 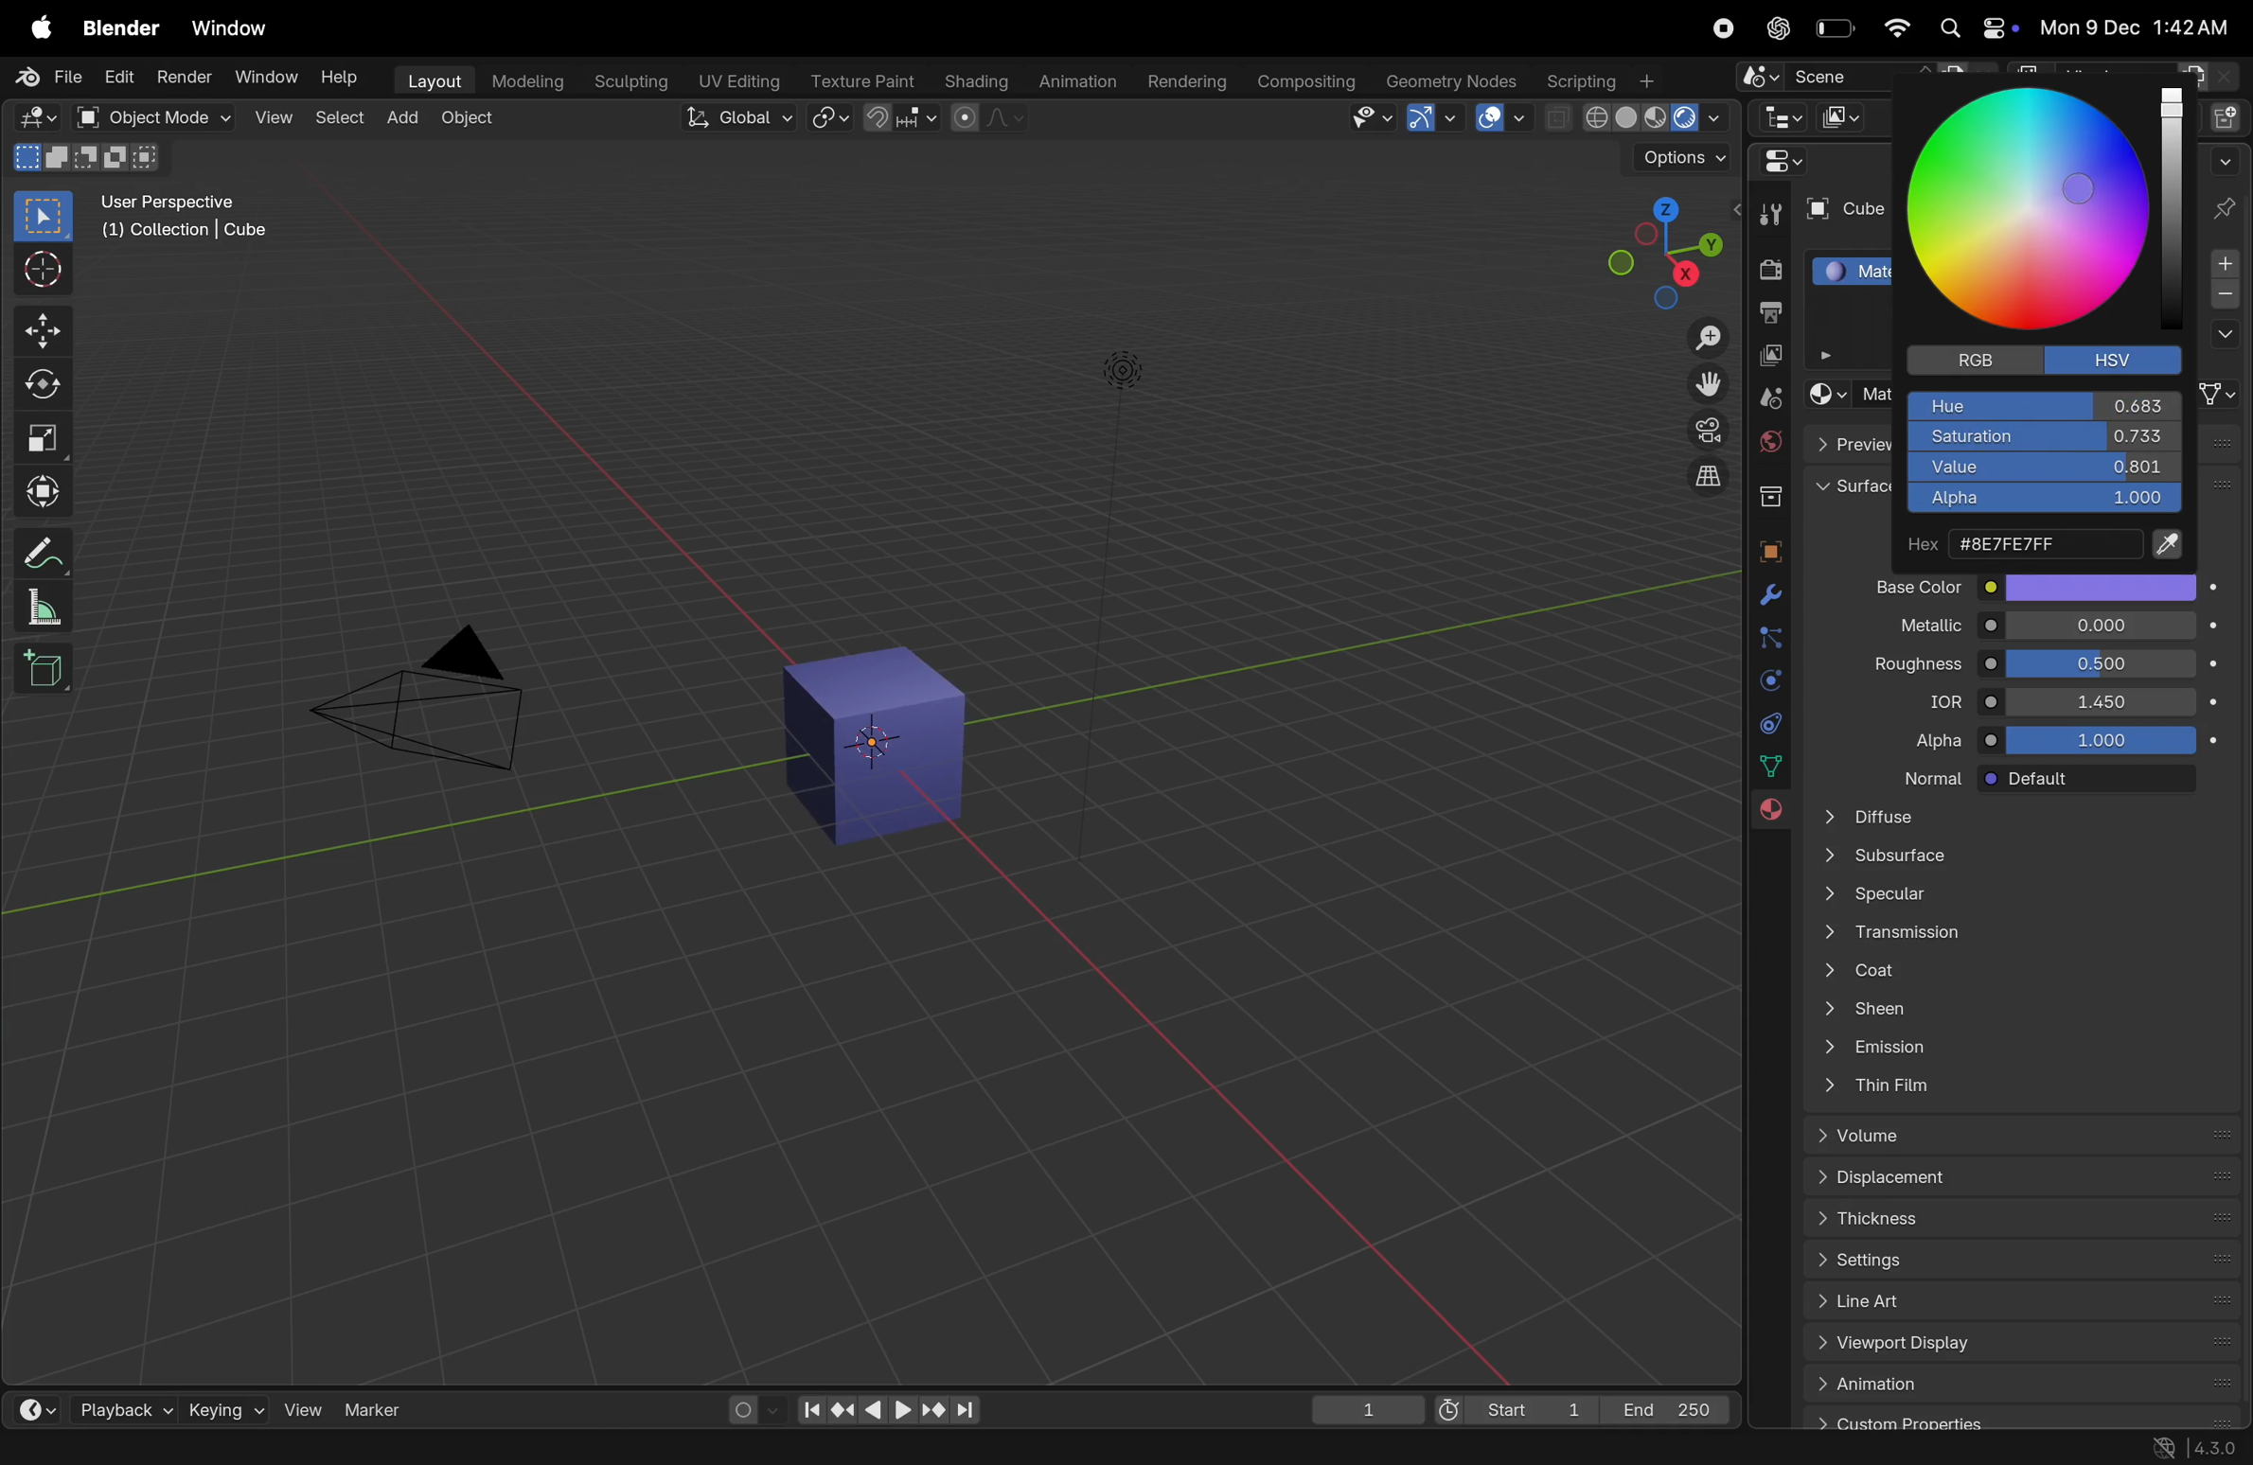 What do you see at coordinates (1652, 246) in the screenshot?
I see `view point` at bounding box center [1652, 246].